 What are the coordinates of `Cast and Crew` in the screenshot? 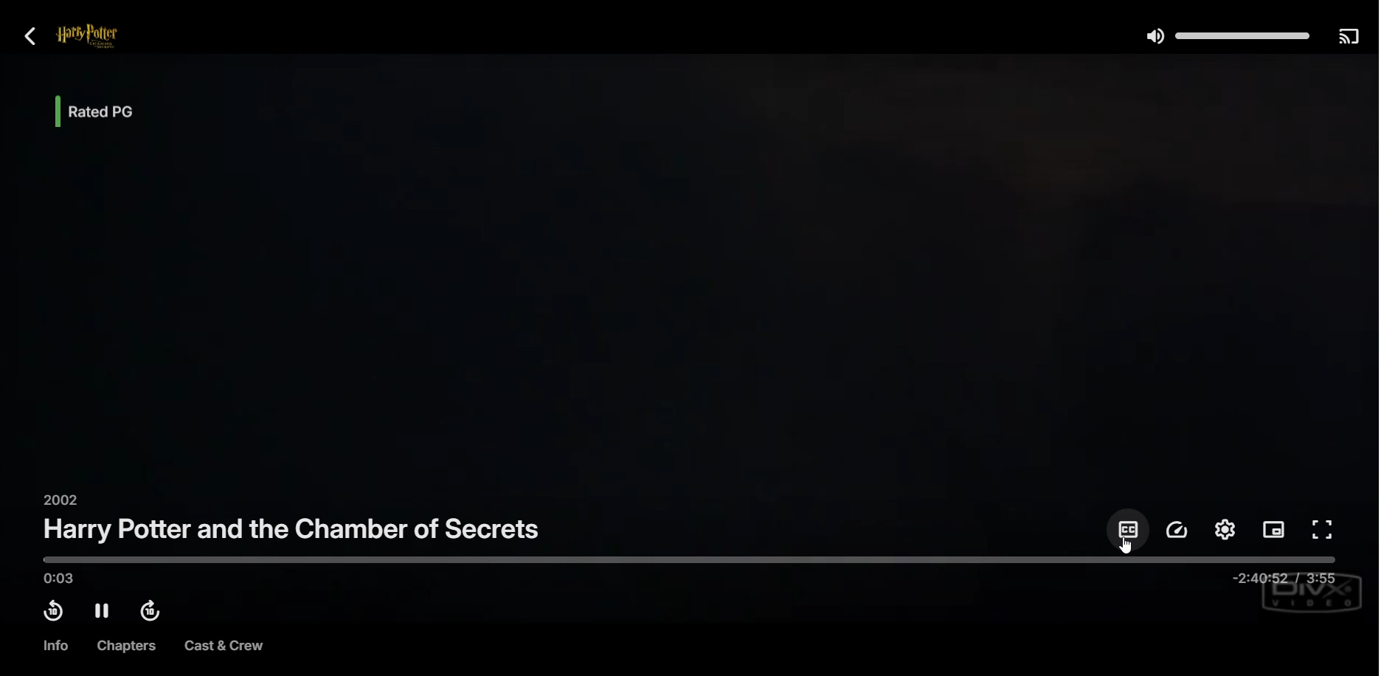 It's located at (224, 647).